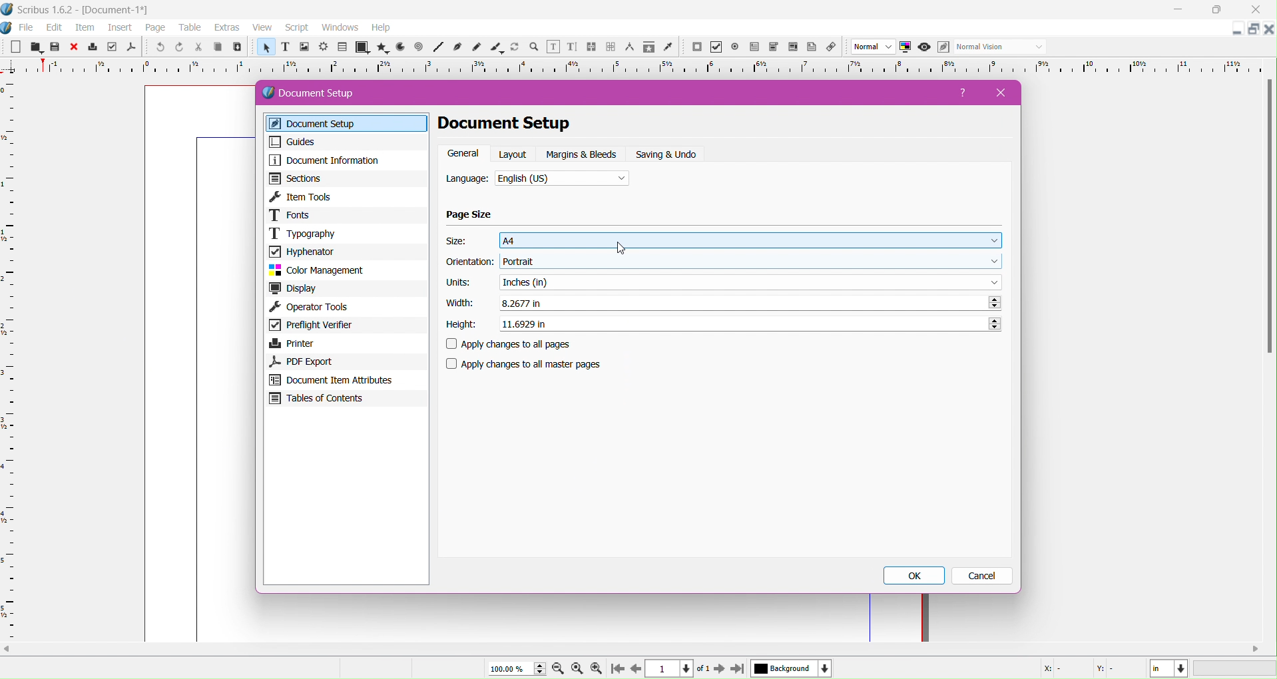 Image resolution: width=1277 pixels, height=679 pixels. I want to click on Language, so click(467, 180).